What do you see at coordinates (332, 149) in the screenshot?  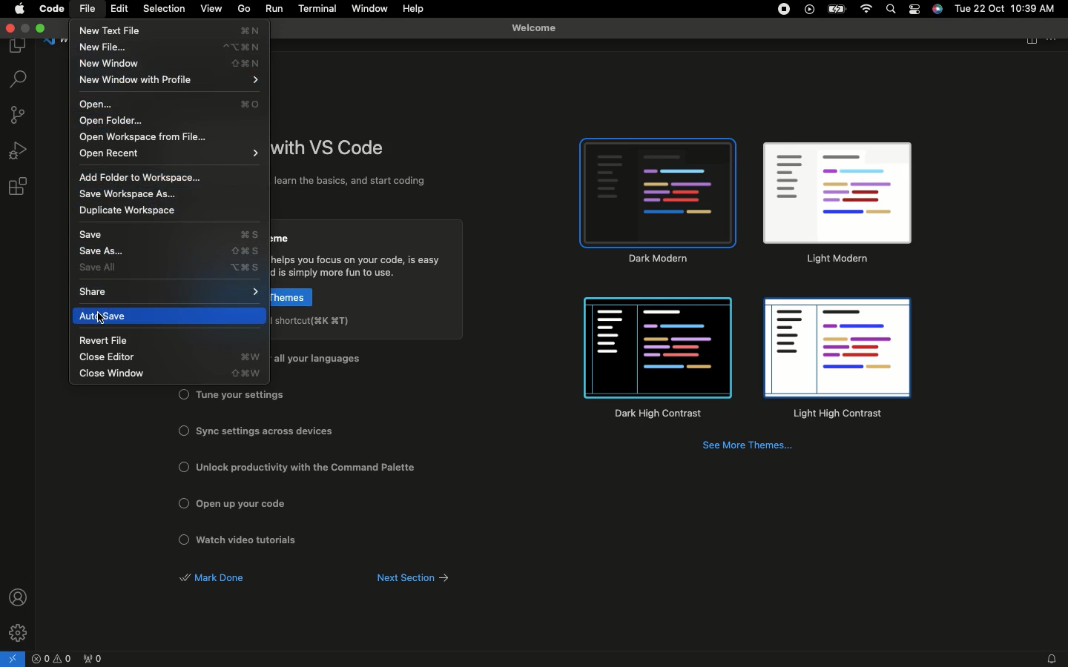 I see `Get started with VS code` at bounding box center [332, 149].